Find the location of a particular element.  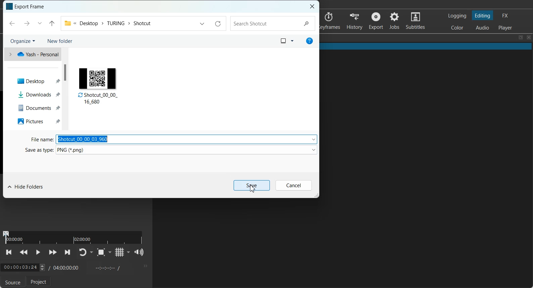

Skip to next point is located at coordinates (68, 253).